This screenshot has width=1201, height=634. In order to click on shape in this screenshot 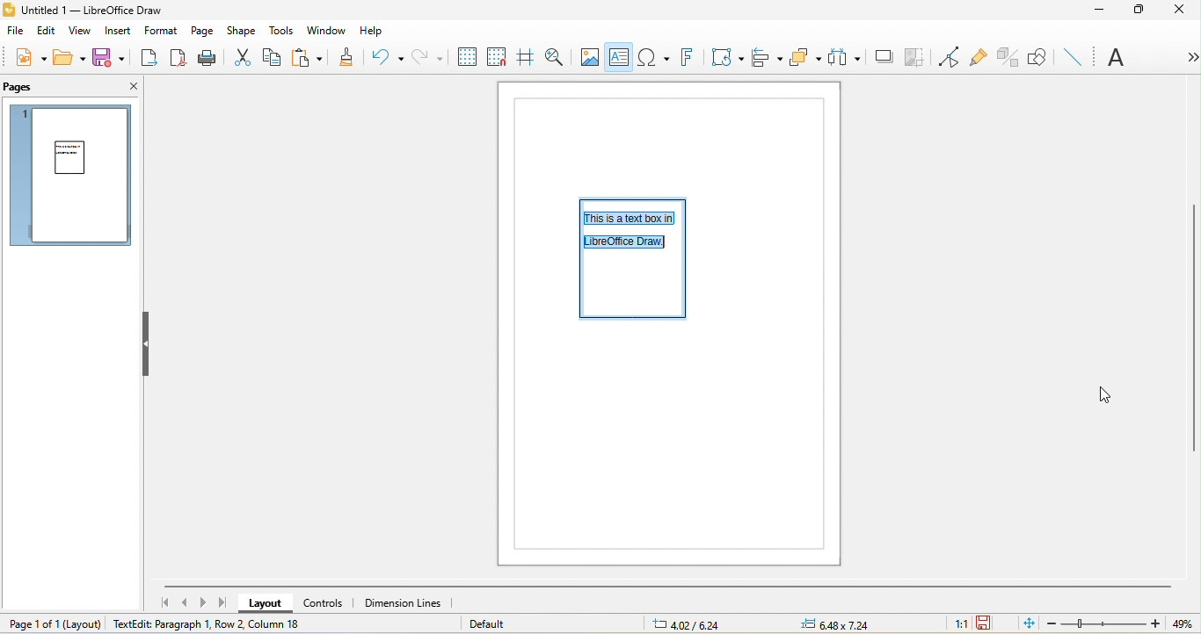, I will do `click(241, 32)`.